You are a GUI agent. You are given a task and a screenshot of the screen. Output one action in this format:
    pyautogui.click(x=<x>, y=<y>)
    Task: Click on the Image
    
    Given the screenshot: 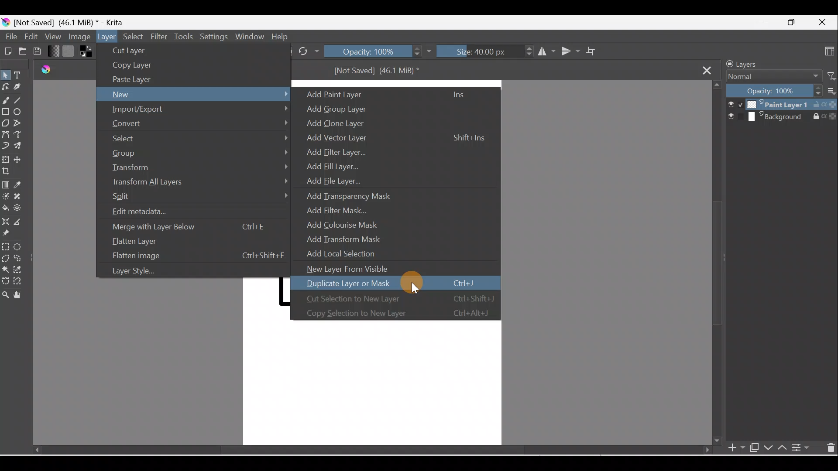 What is the action you would take?
    pyautogui.click(x=78, y=37)
    